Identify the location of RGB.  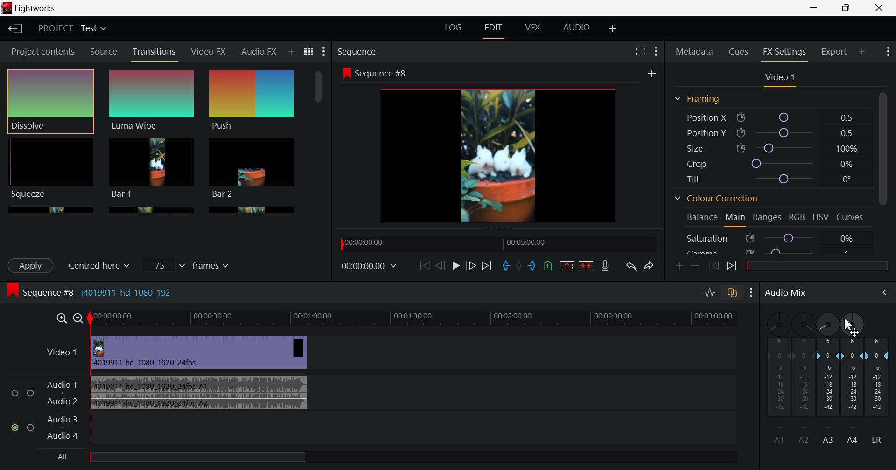
(798, 217).